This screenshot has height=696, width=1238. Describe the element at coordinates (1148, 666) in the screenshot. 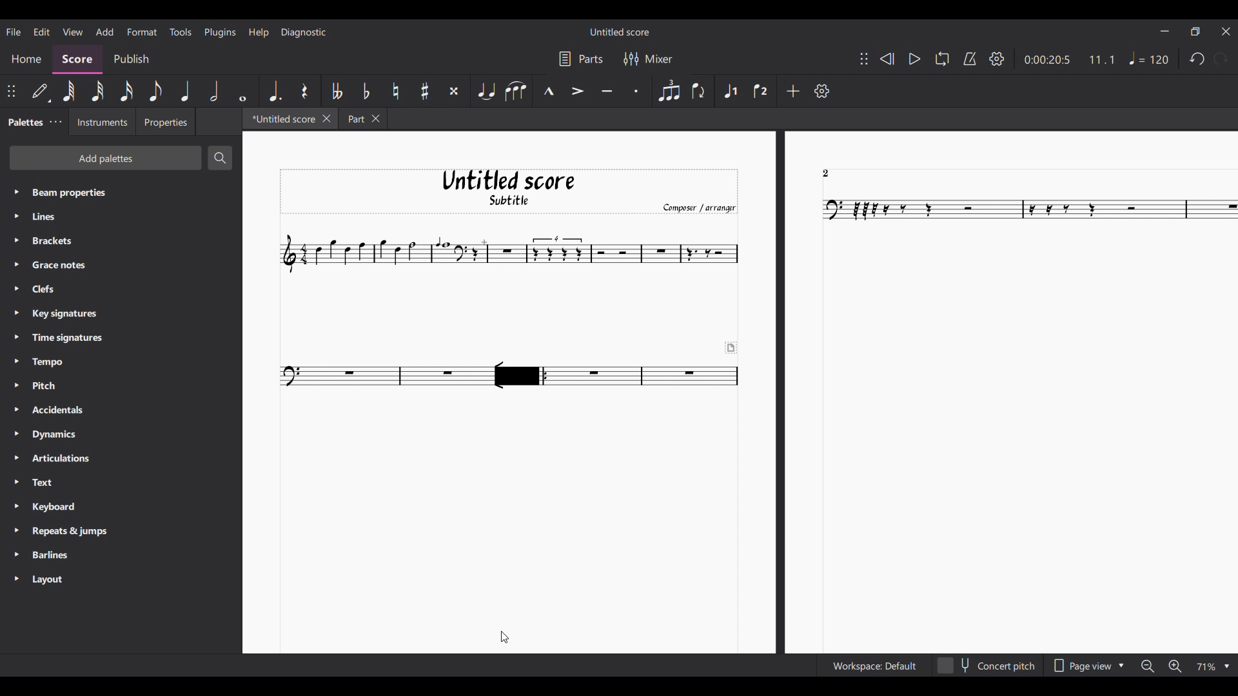

I see `Zoom out` at that location.